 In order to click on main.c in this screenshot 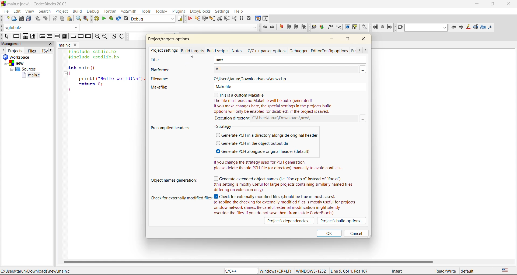, I will do `click(64, 45)`.